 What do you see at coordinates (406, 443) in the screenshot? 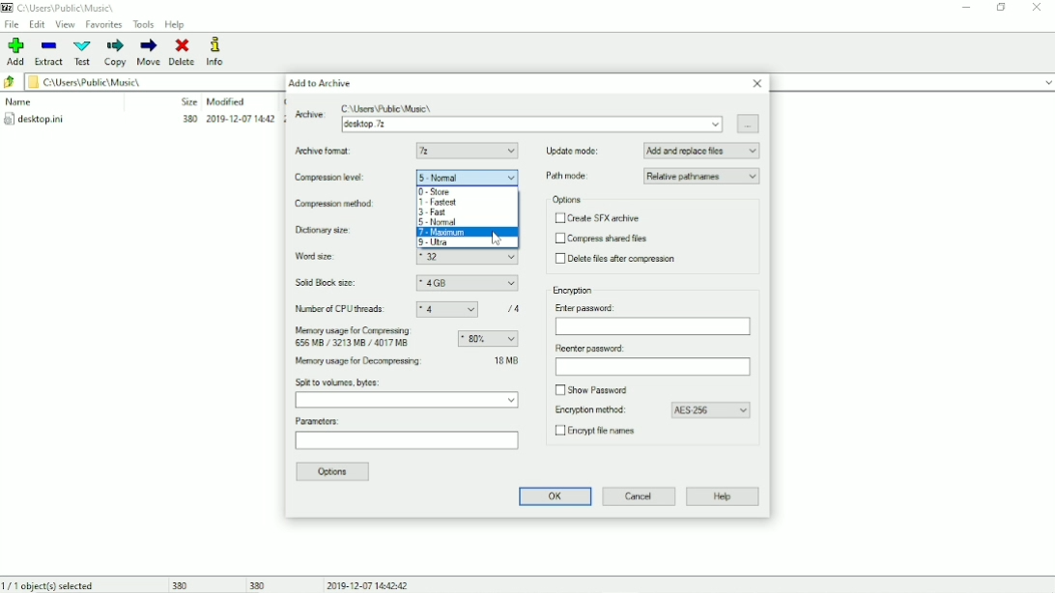
I see `Parameters` at bounding box center [406, 443].